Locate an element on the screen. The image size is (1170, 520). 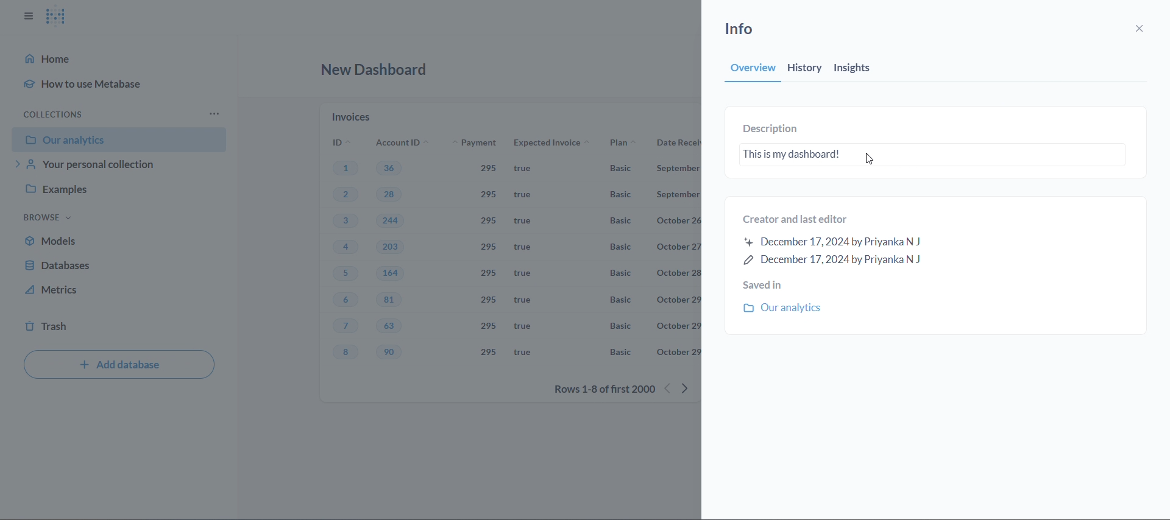
295 is located at coordinates (489, 220).